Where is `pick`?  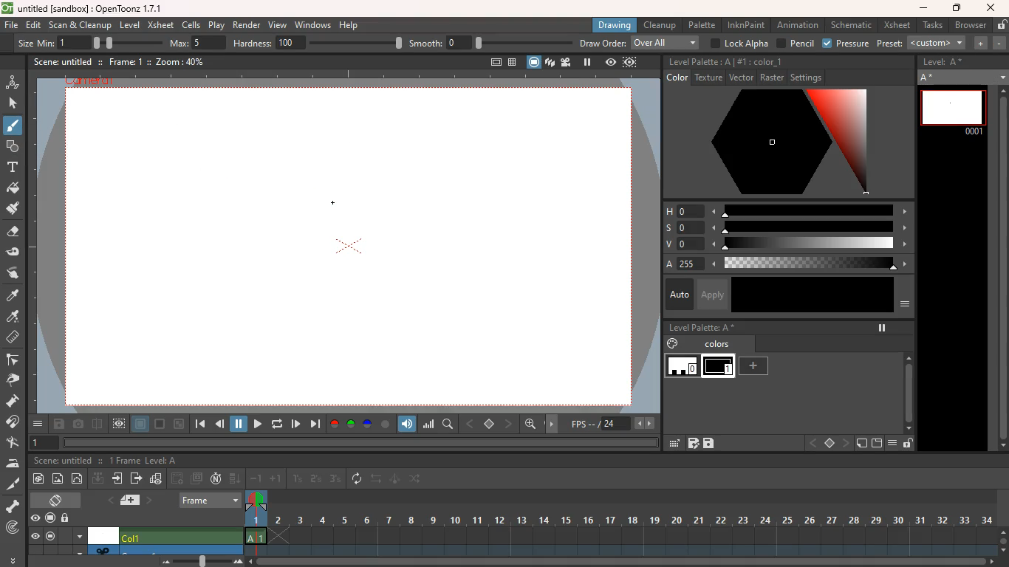 pick is located at coordinates (17, 380).